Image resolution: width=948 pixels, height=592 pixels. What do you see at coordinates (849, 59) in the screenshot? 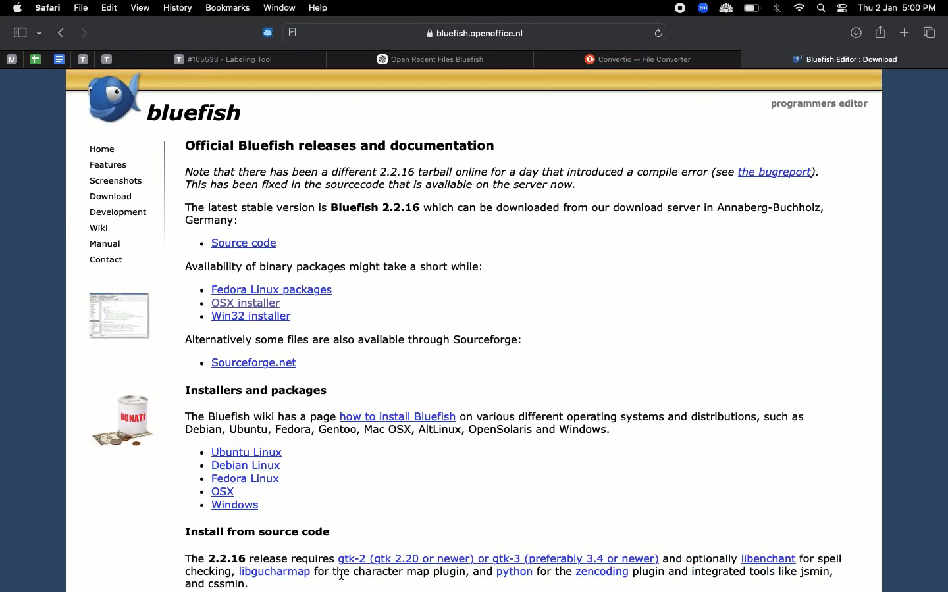
I see `bluefish editor` at bounding box center [849, 59].